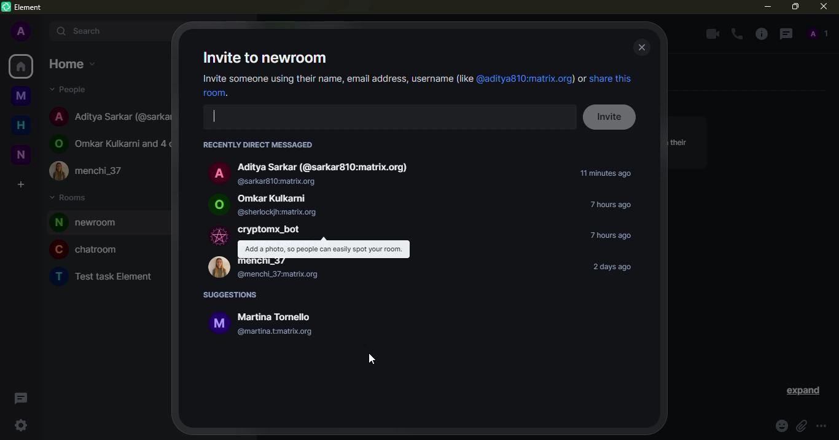  I want to click on myspace, so click(22, 97).